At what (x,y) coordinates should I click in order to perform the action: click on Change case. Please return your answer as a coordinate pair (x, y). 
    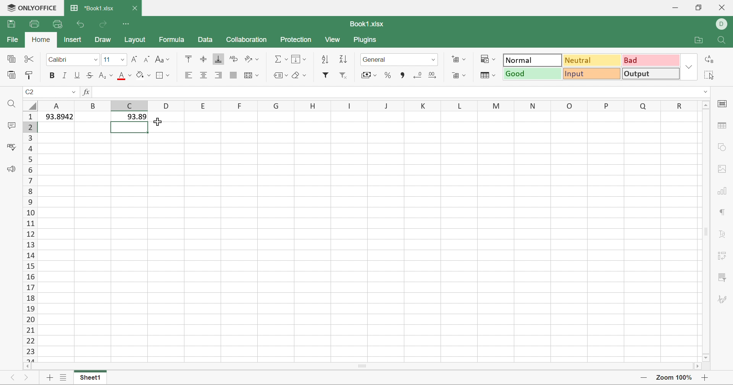
    Looking at the image, I should click on (161, 58).